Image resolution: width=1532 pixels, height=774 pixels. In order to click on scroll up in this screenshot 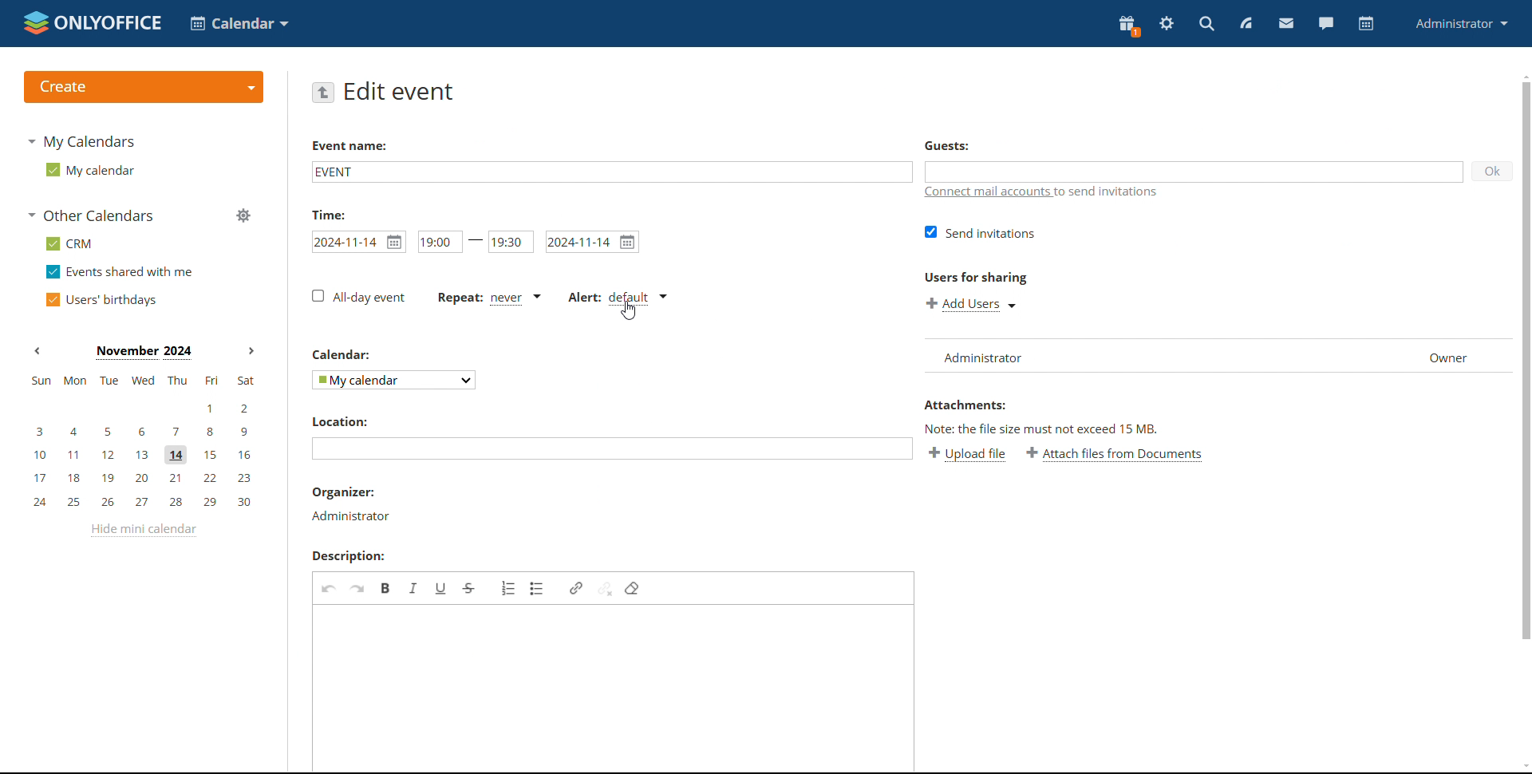, I will do `click(1522, 74)`.